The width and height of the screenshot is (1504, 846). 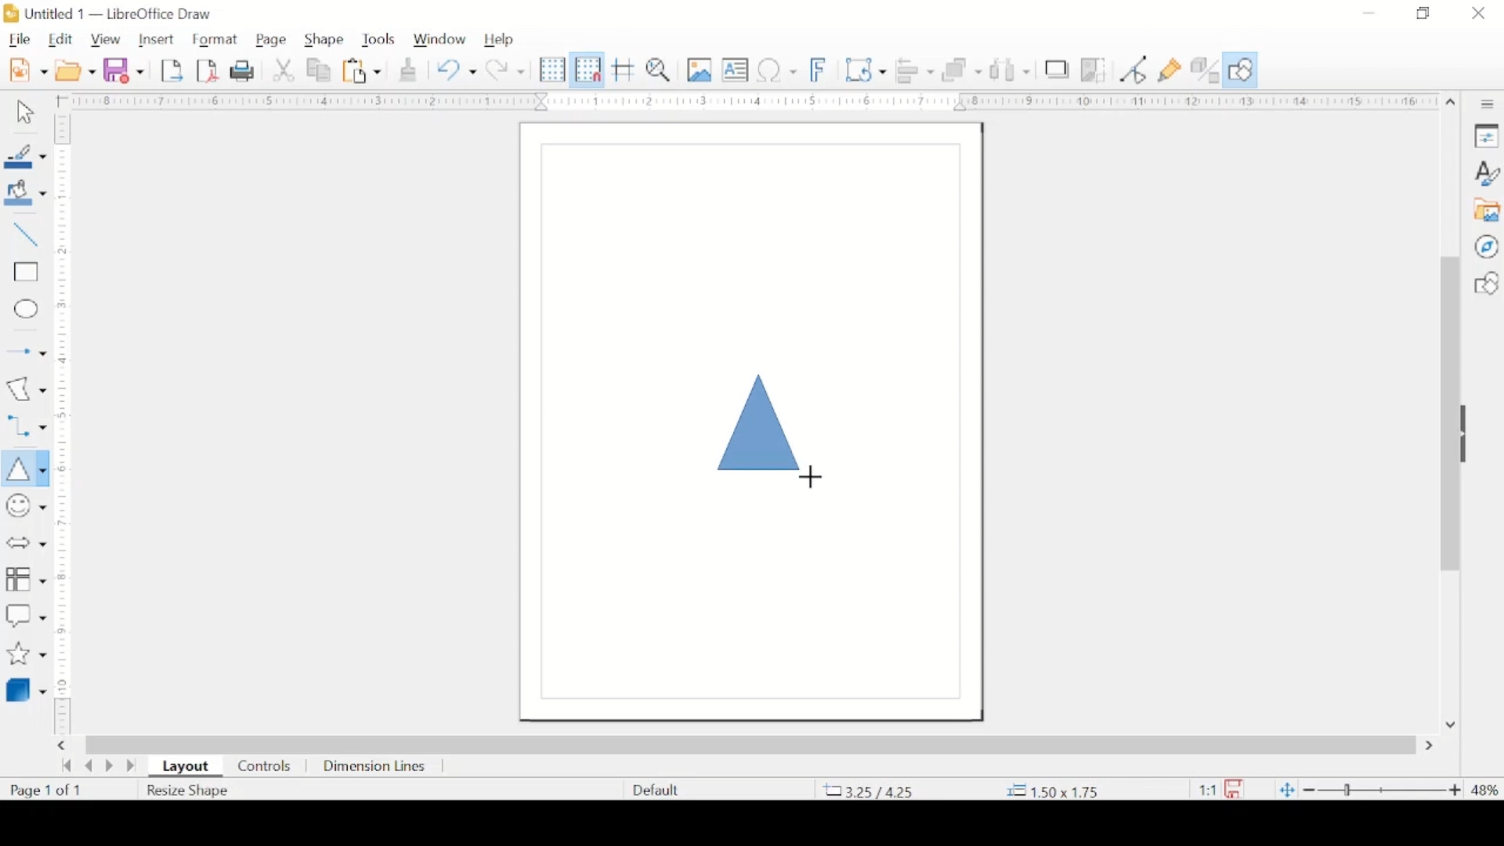 What do you see at coordinates (501, 40) in the screenshot?
I see `help` at bounding box center [501, 40].